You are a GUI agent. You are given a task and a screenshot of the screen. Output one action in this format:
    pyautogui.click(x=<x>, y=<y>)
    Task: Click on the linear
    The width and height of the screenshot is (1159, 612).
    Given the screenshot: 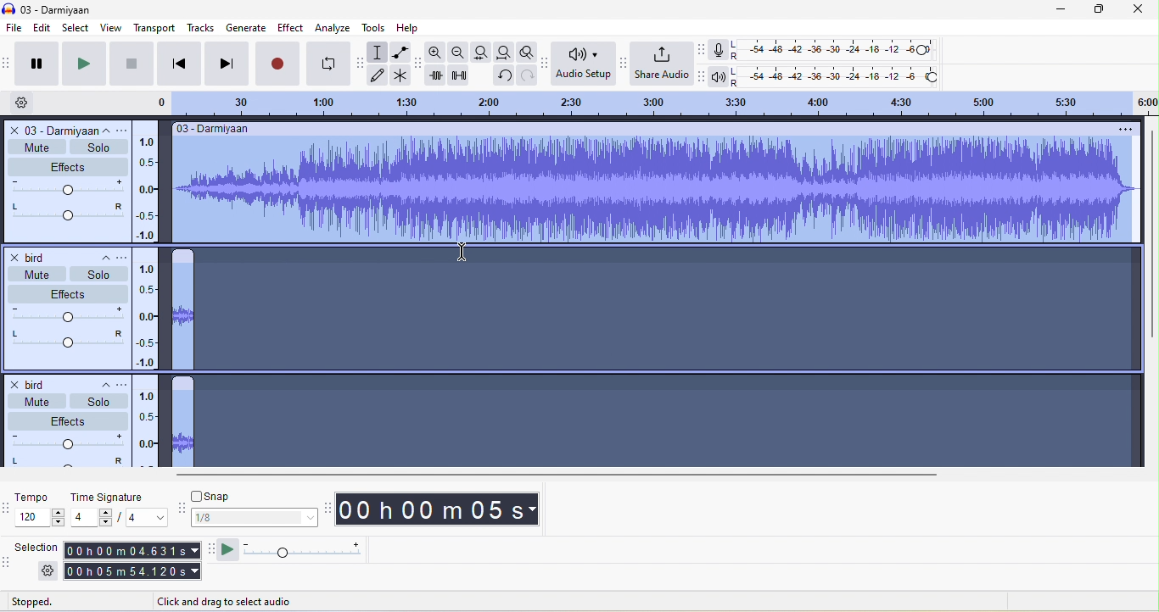 What is the action you would take?
    pyautogui.click(x=148, y=314)
    